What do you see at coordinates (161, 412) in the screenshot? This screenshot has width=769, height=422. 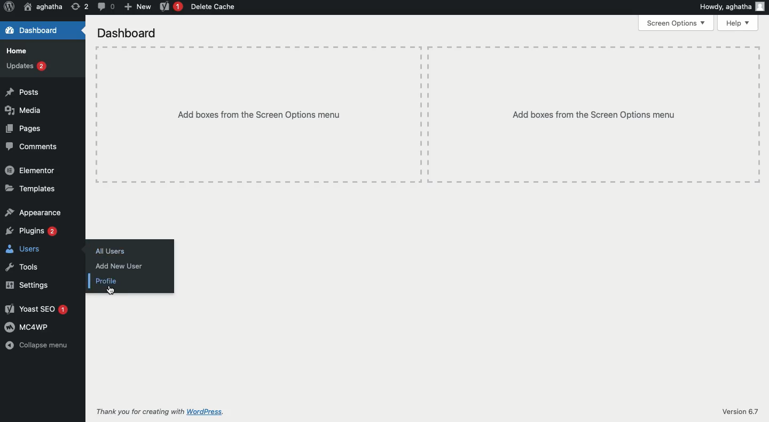 I see `Thank you for creating with WordPress` at bounding box center [161, 412].